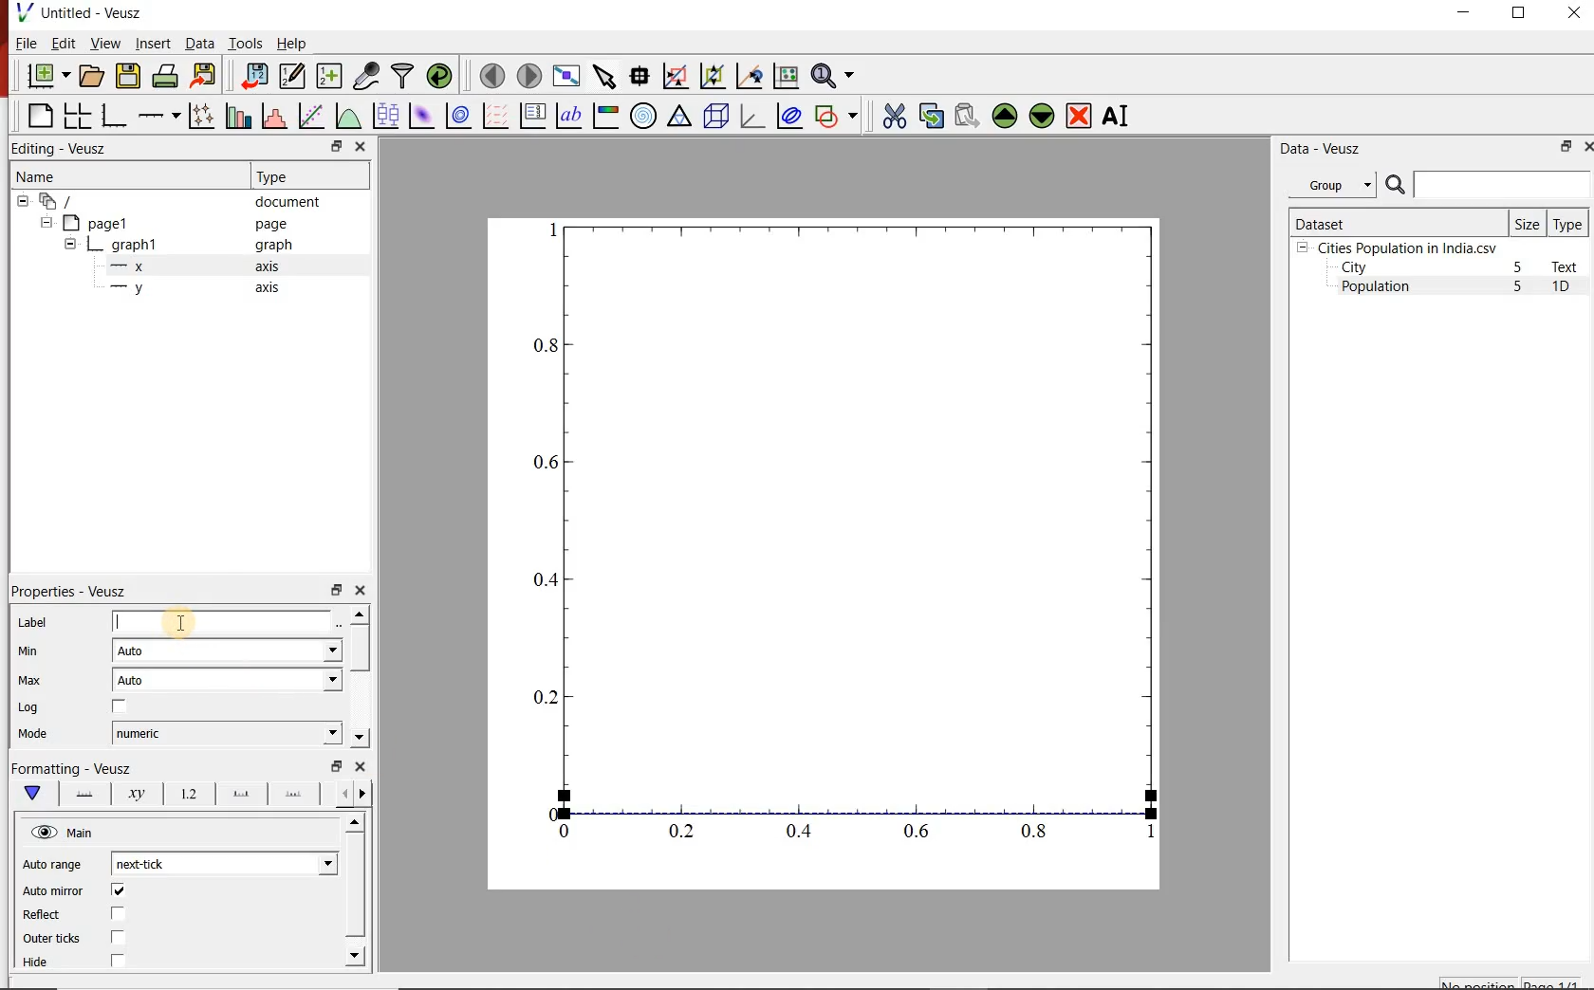 The height and width of the screenshot is (990, 1594). I want to click on Min, so click(28, 651).